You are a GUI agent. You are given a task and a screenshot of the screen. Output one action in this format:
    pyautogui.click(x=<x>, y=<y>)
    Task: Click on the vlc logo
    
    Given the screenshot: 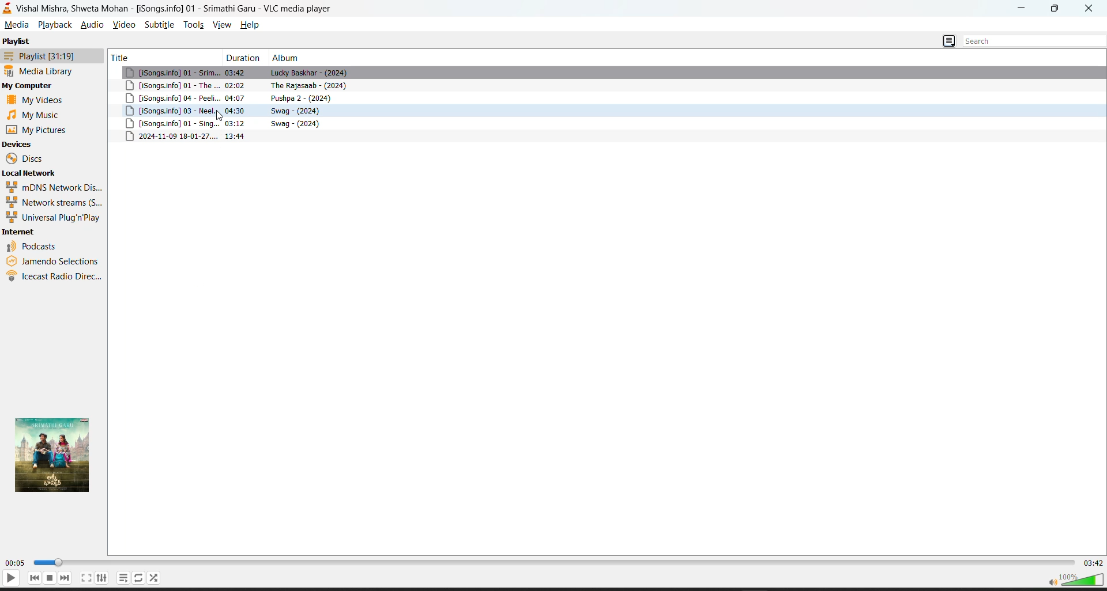 What is the action you would take?
    pyautogui.click(x=9, y=9)
    